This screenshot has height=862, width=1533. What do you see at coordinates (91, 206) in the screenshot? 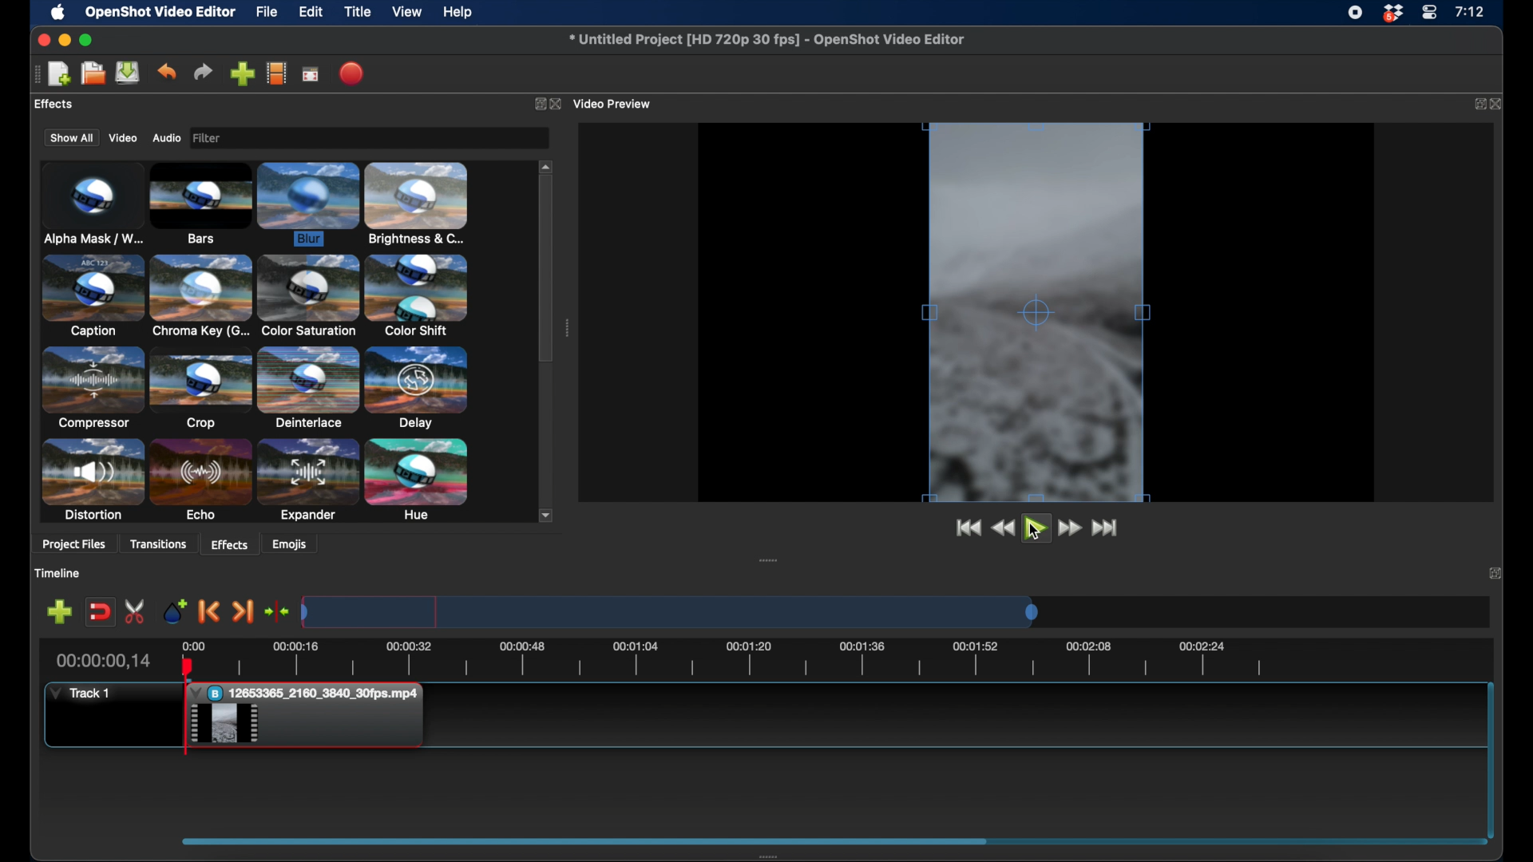
I see `alpha mask` at bounding box center [91, 206].